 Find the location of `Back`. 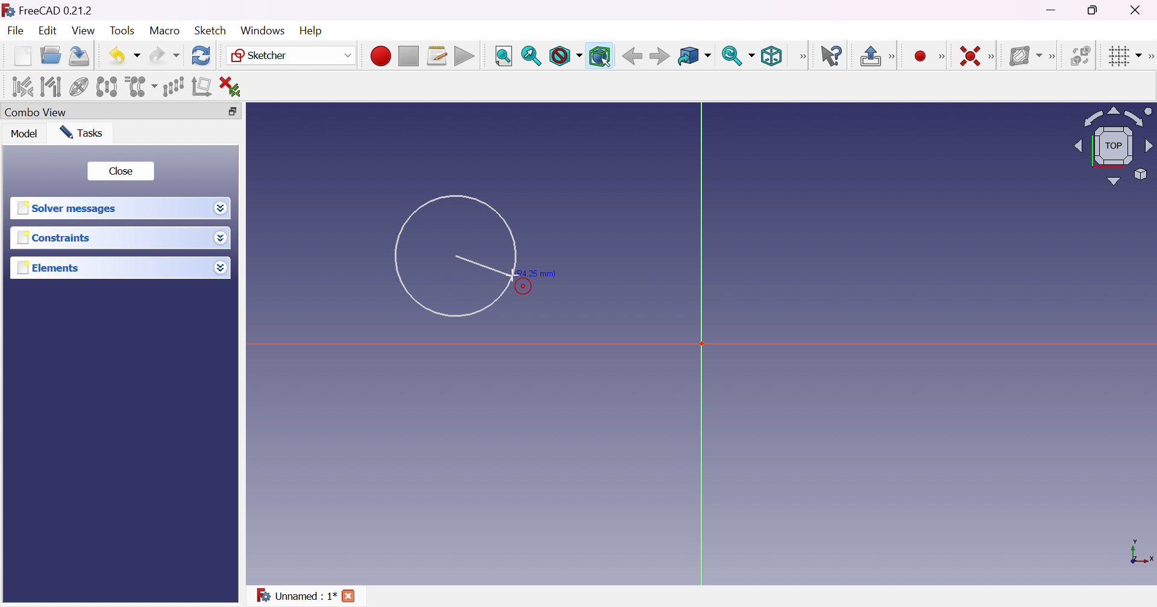

Back is located at coordinates (632, 56).